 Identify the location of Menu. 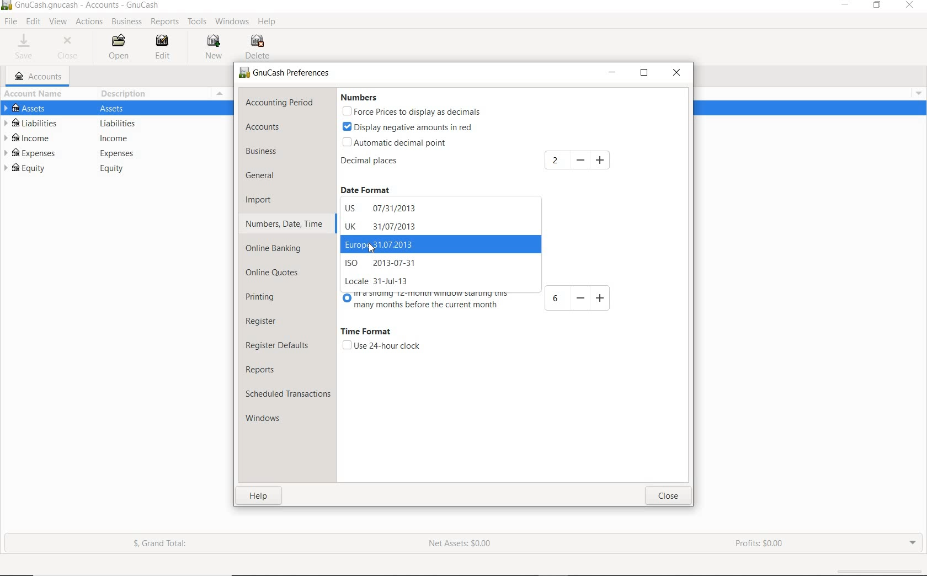
(915, 92).